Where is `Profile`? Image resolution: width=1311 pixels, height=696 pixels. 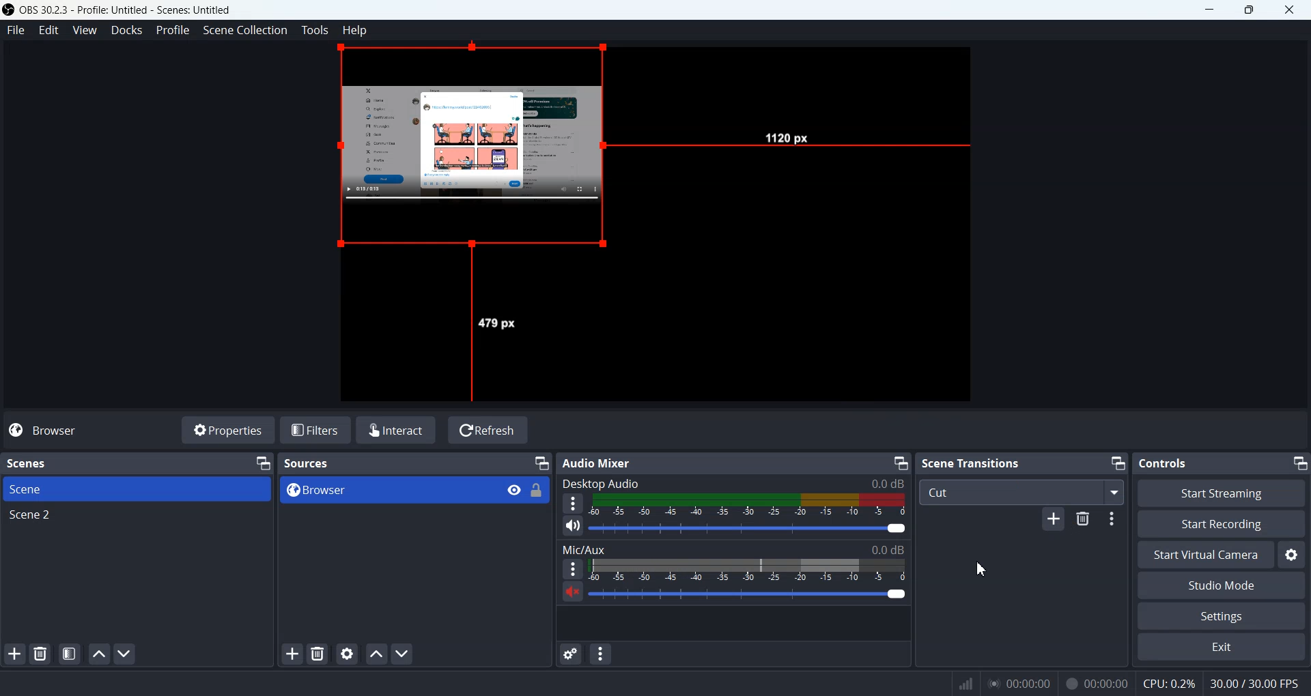 Profile is located at coordinates (173, 30).